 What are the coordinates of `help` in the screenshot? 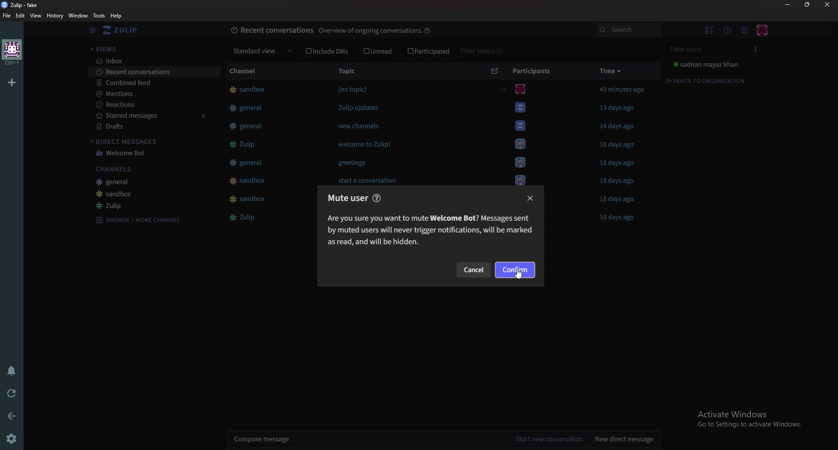 It's located at (375, 197).